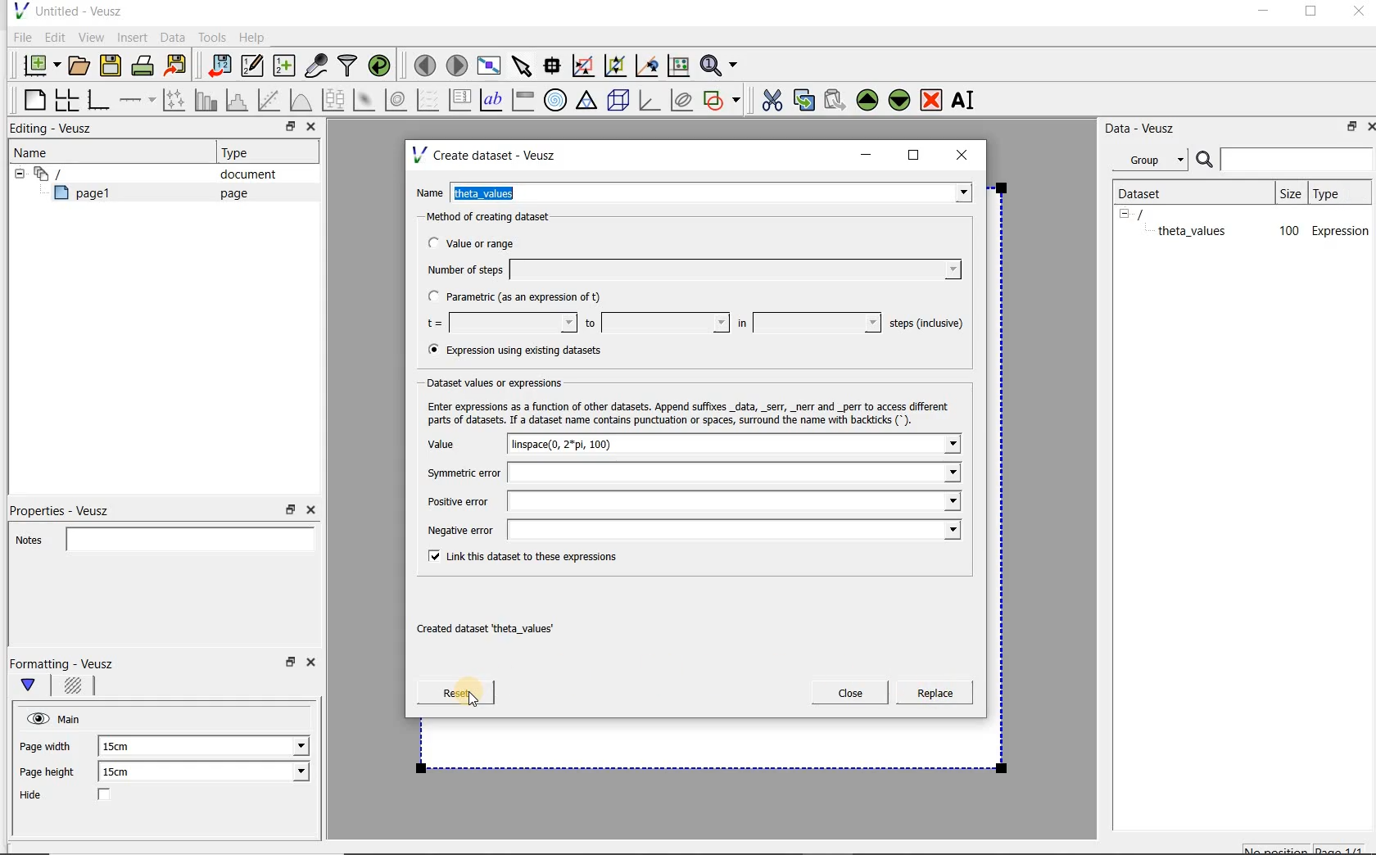 The width and height of the screenshot is (1376, 855). What do you see at coordinates (366, 101) in the screenshot?
I see `plot a 2d dataset as an image` at bounding box center [366, 101].